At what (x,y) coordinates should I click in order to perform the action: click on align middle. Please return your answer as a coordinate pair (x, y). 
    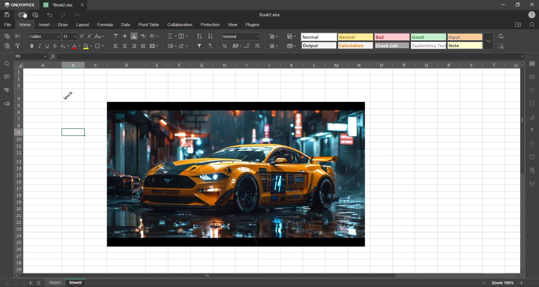
    Looking at the image, I should click on (125, 36).